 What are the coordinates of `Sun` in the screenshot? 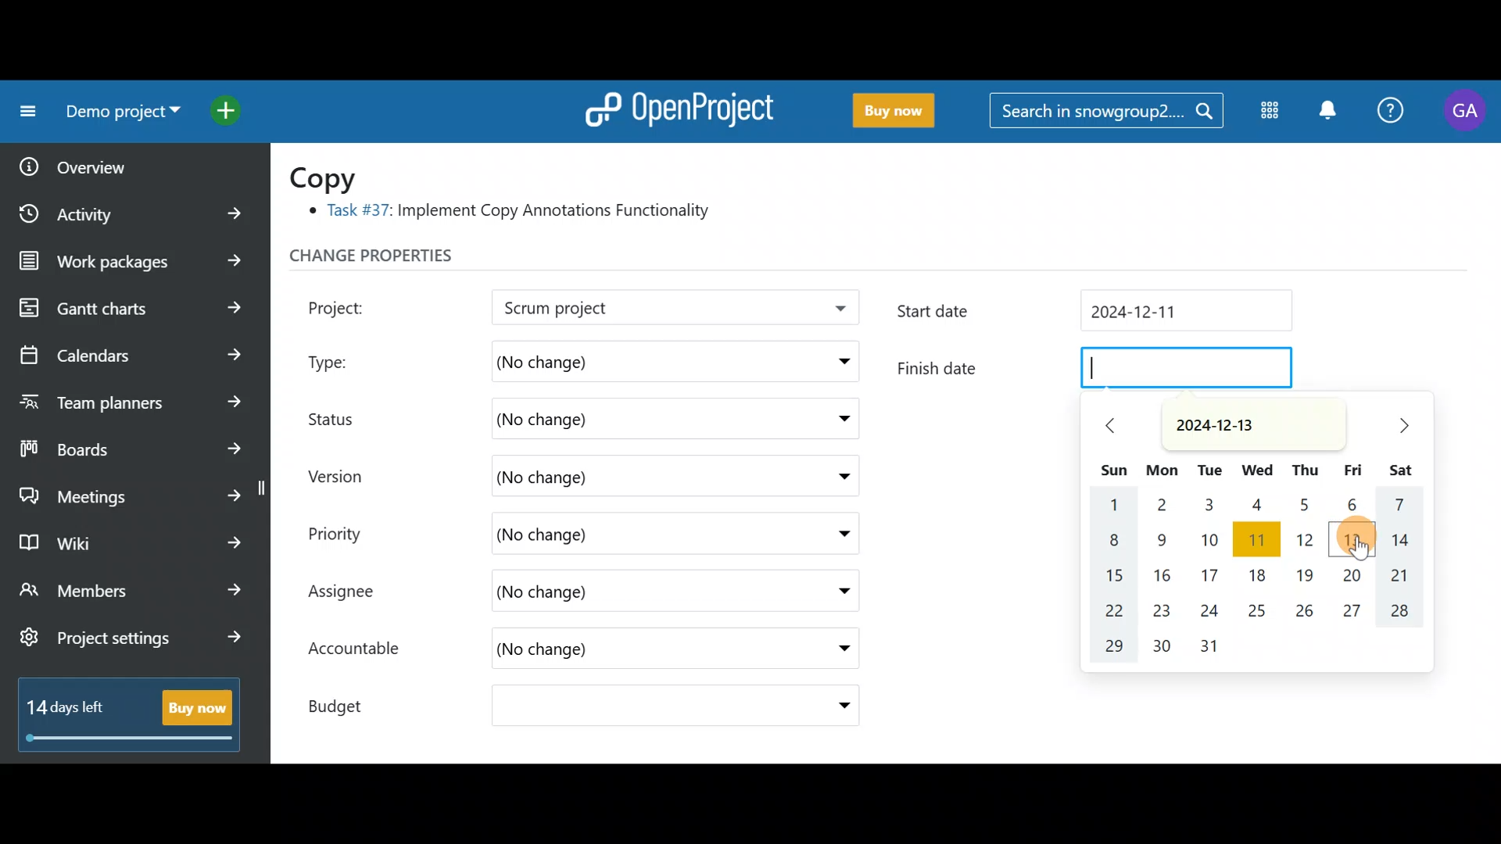 It's located at (1115, 465).